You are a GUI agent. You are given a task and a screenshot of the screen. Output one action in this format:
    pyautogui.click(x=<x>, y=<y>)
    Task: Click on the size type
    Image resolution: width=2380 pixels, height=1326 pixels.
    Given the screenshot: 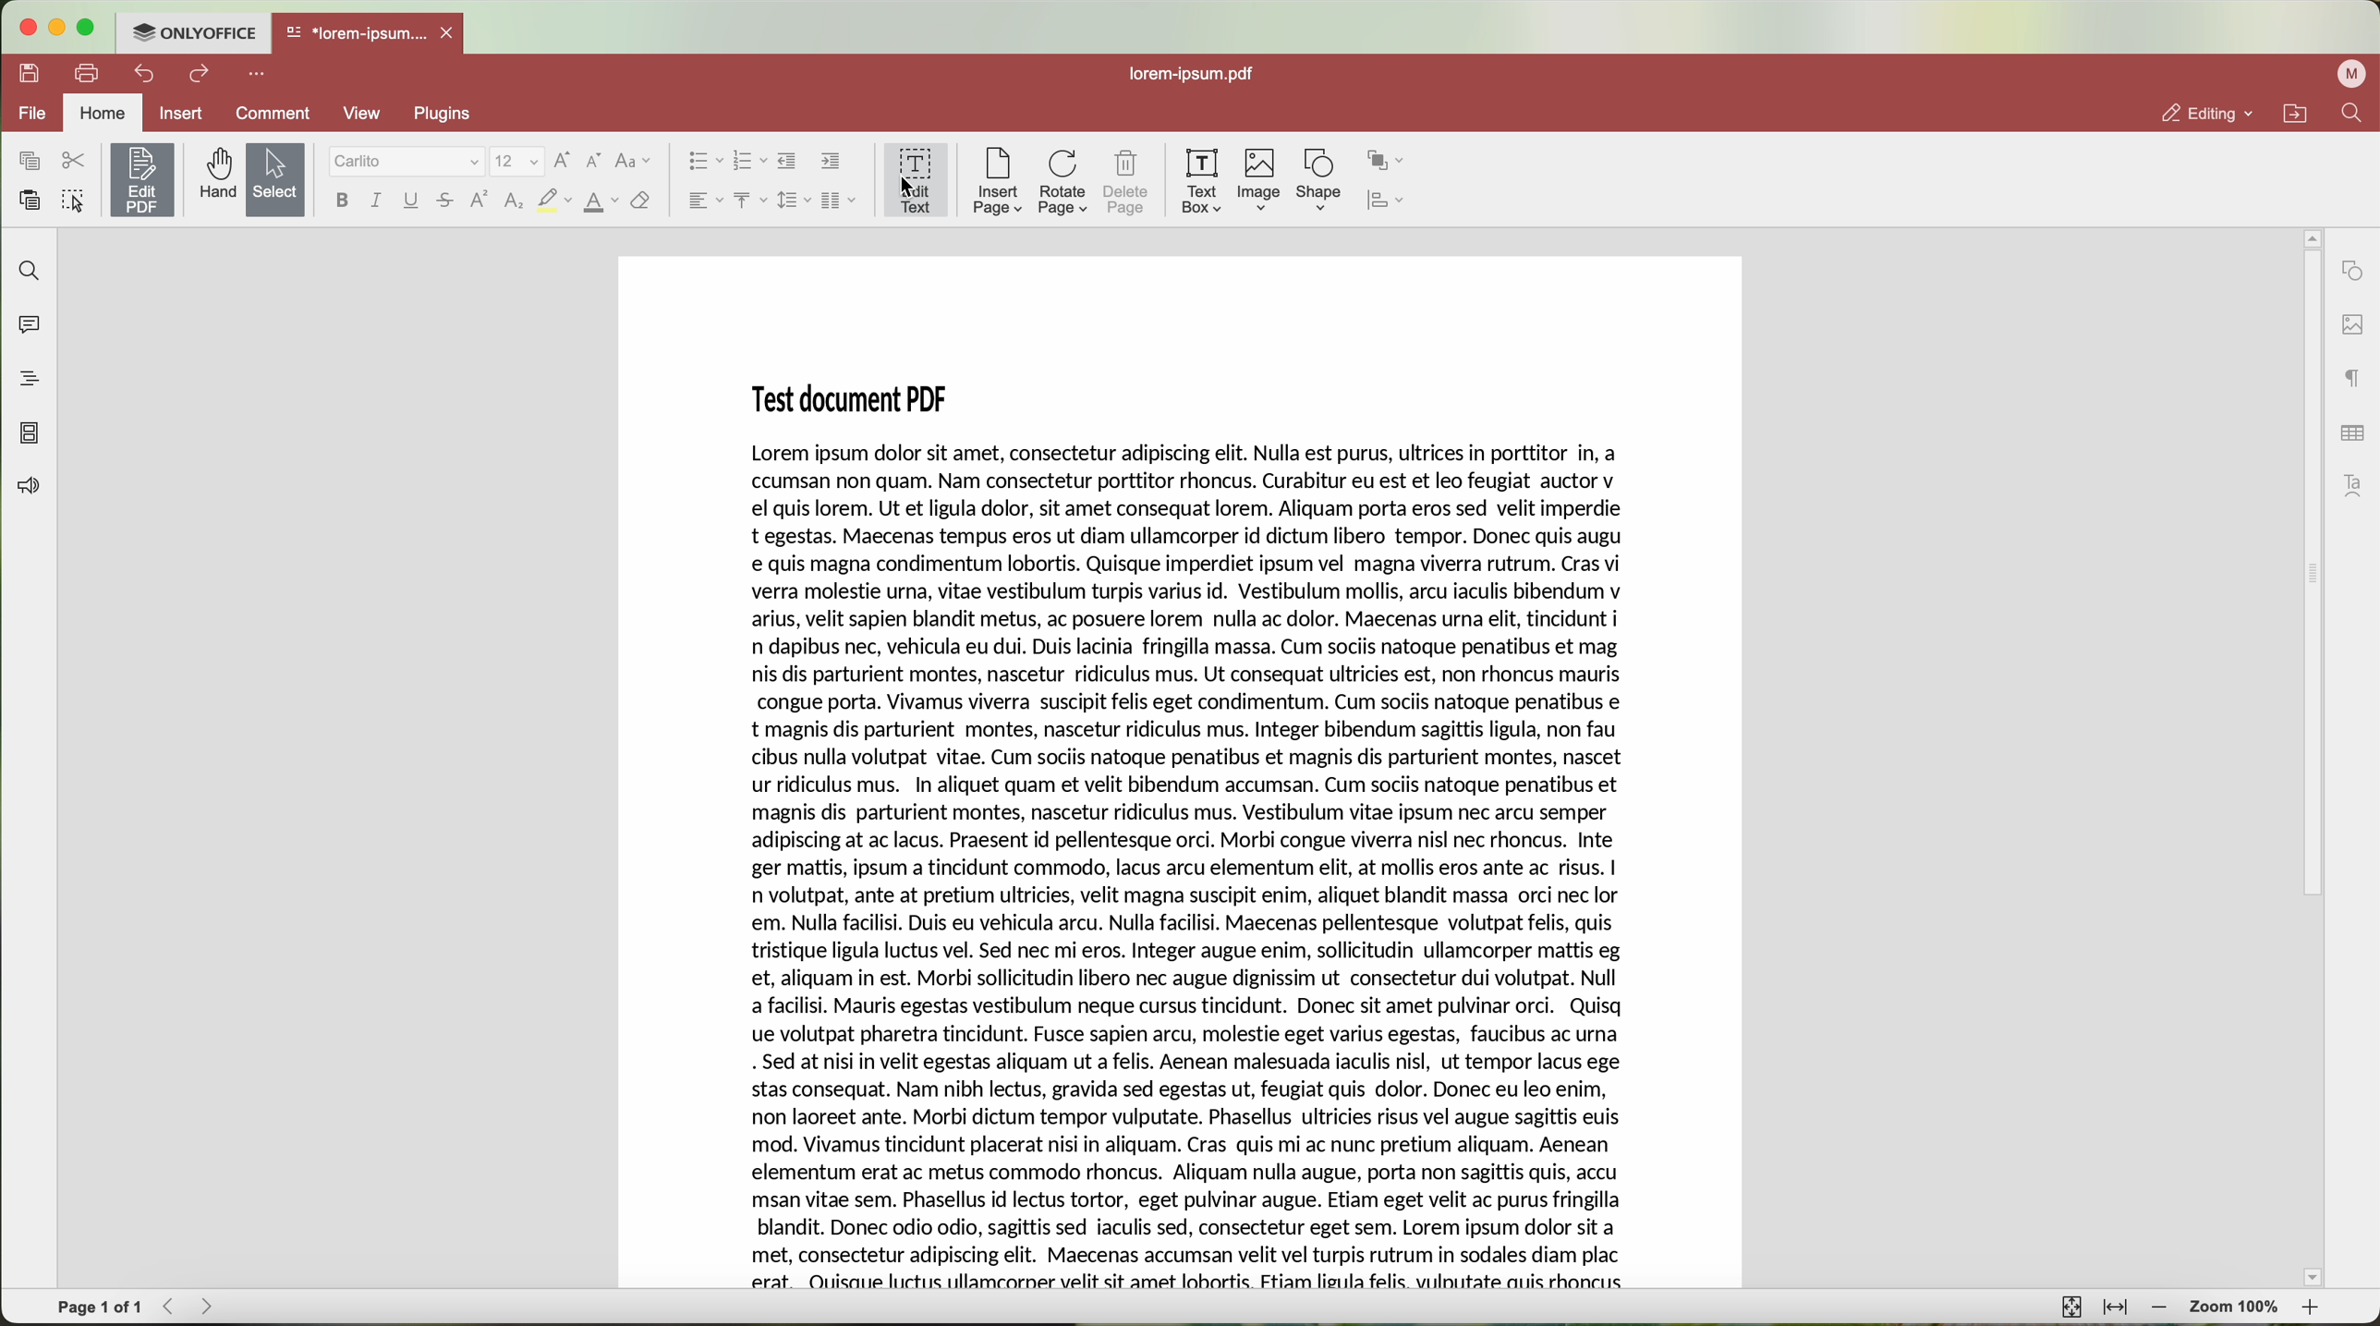 What is the action you would take?
    pyautogui.click(x=516, y=161)
    